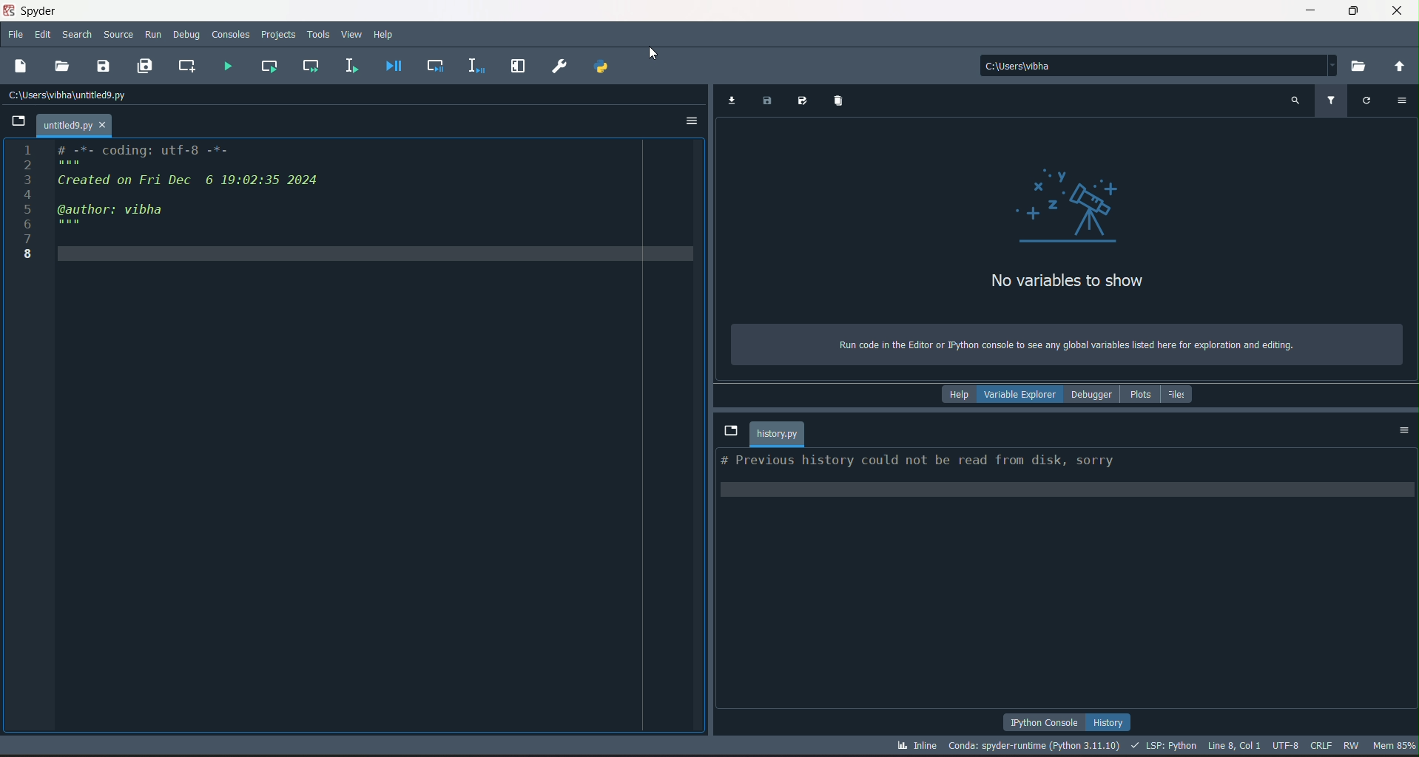 The image size is (1419, 757). What do you see at coordinates (154, 35) in the screenshot?
I see `run` at bounding box center [154, 35].